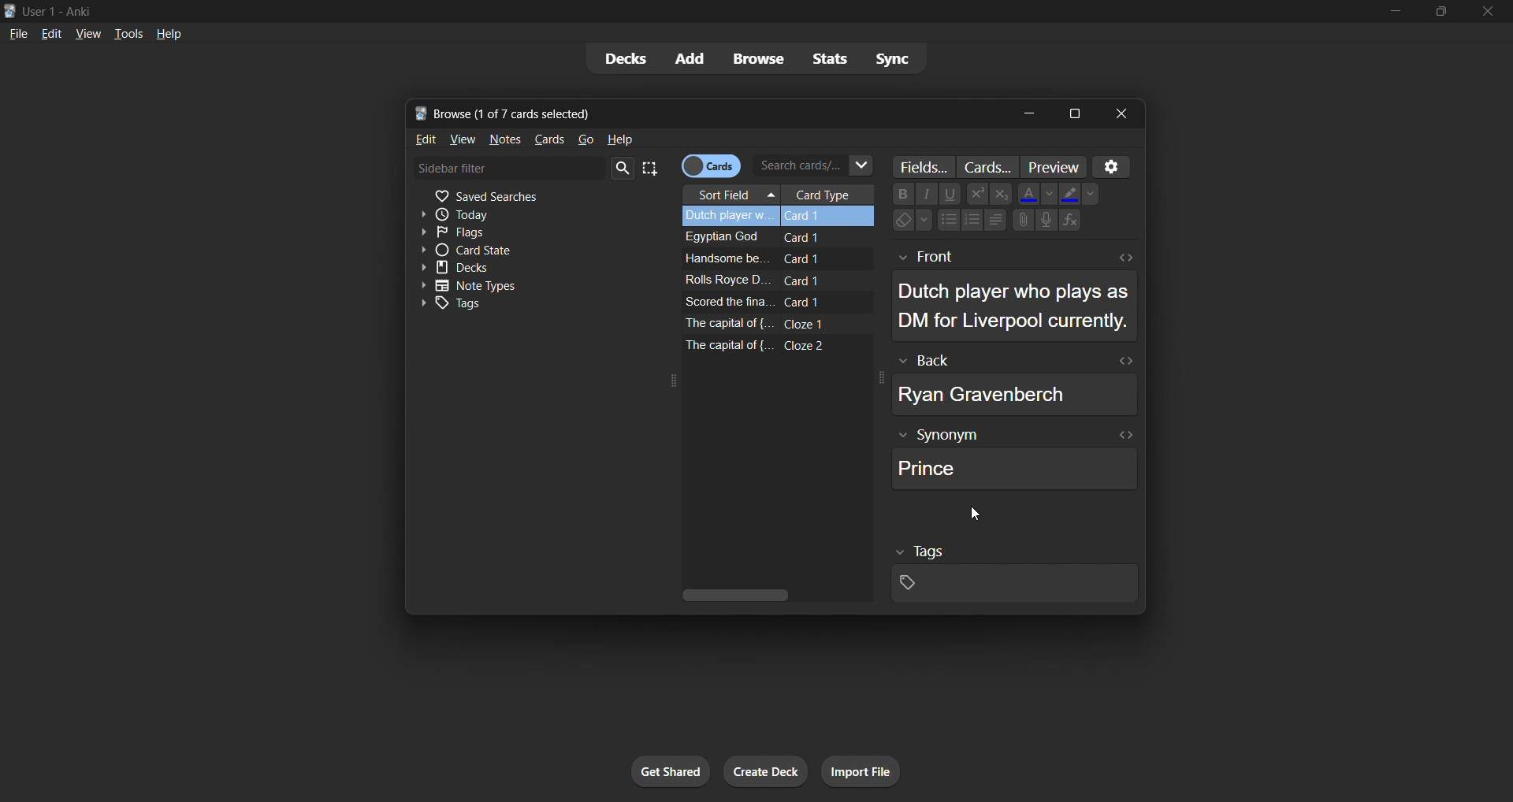 The height and width of the screenshot is (802, 1513). I want to click on decks toggle, so click(509, 265).